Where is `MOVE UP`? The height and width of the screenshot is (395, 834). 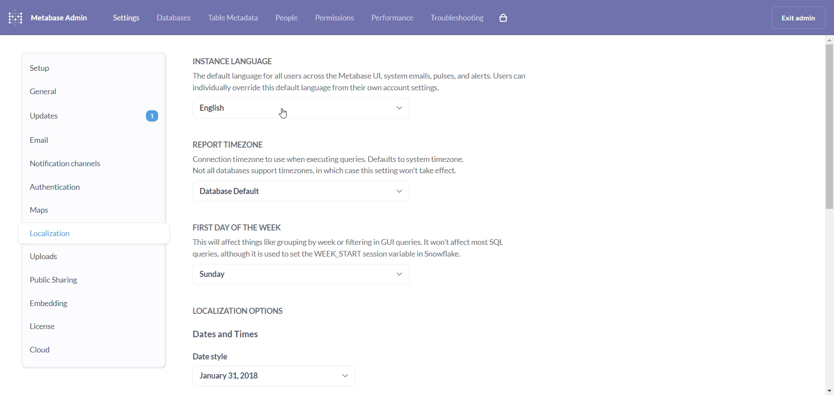
MOVE UP is located at coordinates (829, 42).